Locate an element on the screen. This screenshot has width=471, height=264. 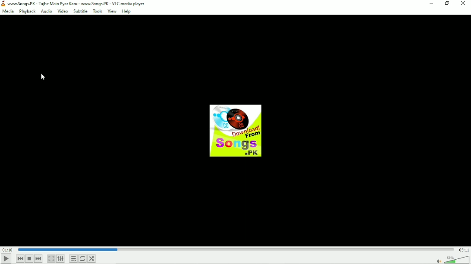
Elapsed time is located at coordinates (6, 249).